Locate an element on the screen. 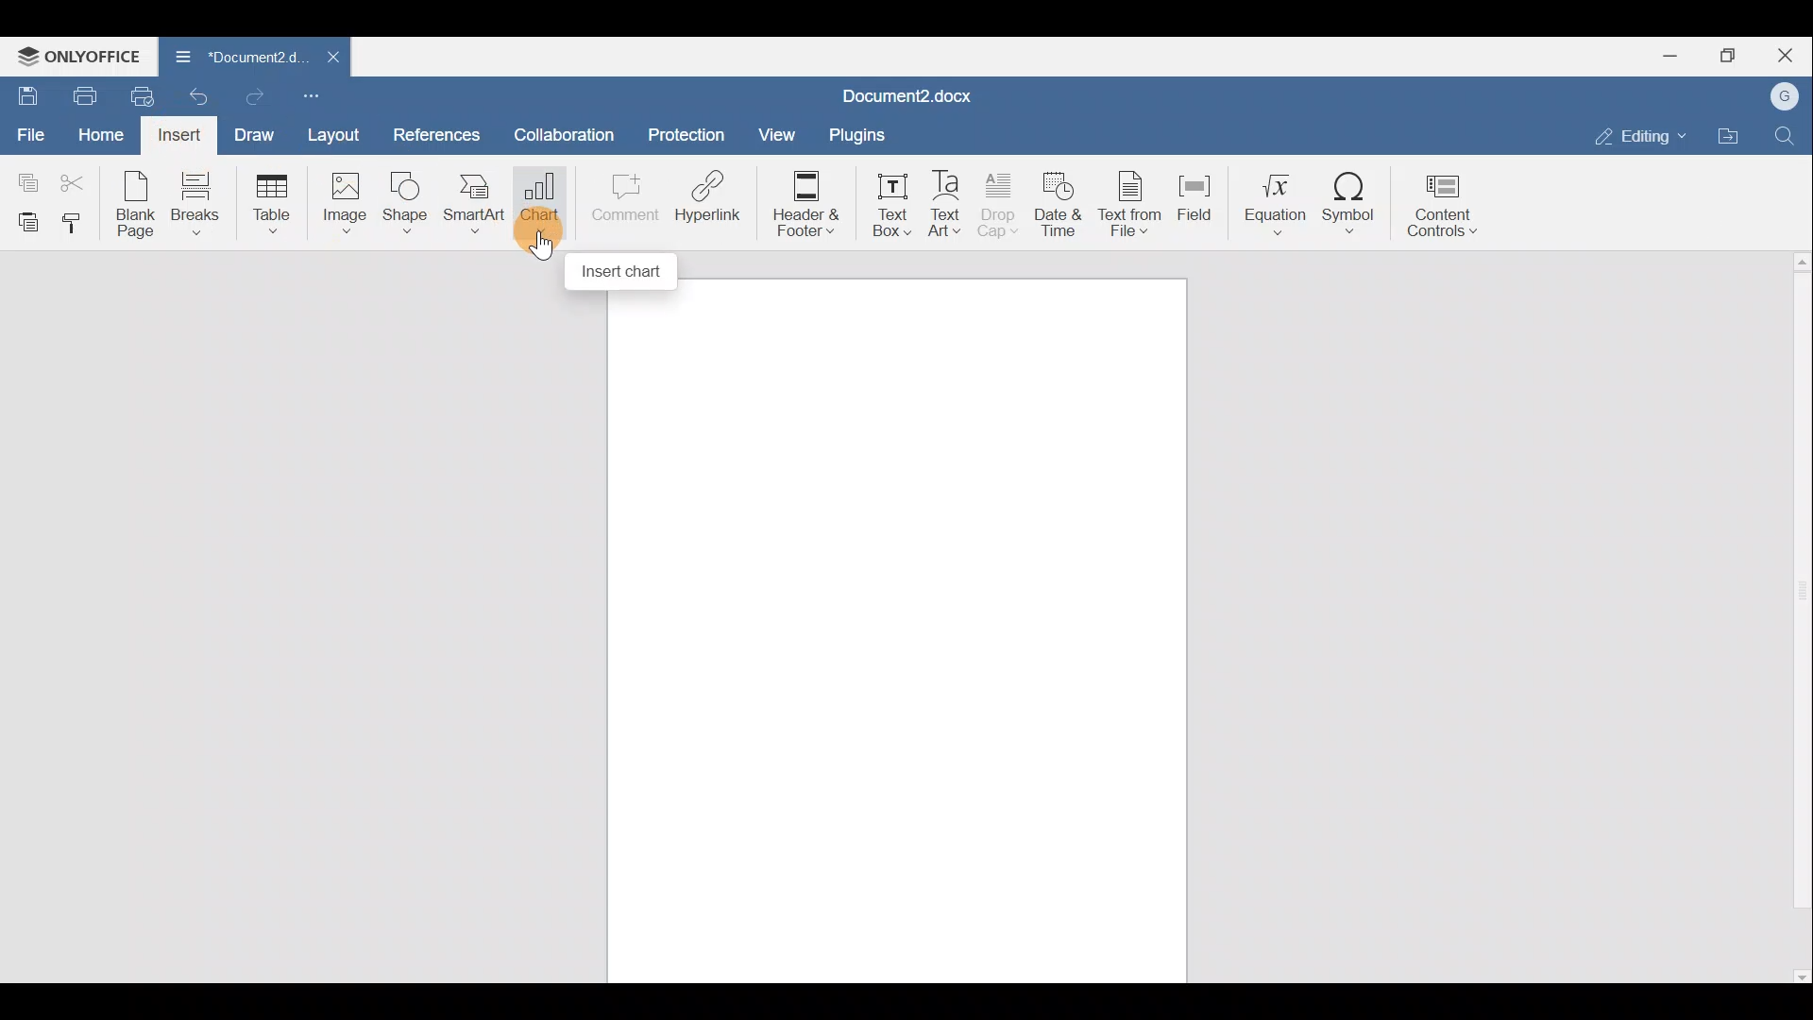  Save is located at coordinates (24, 95).